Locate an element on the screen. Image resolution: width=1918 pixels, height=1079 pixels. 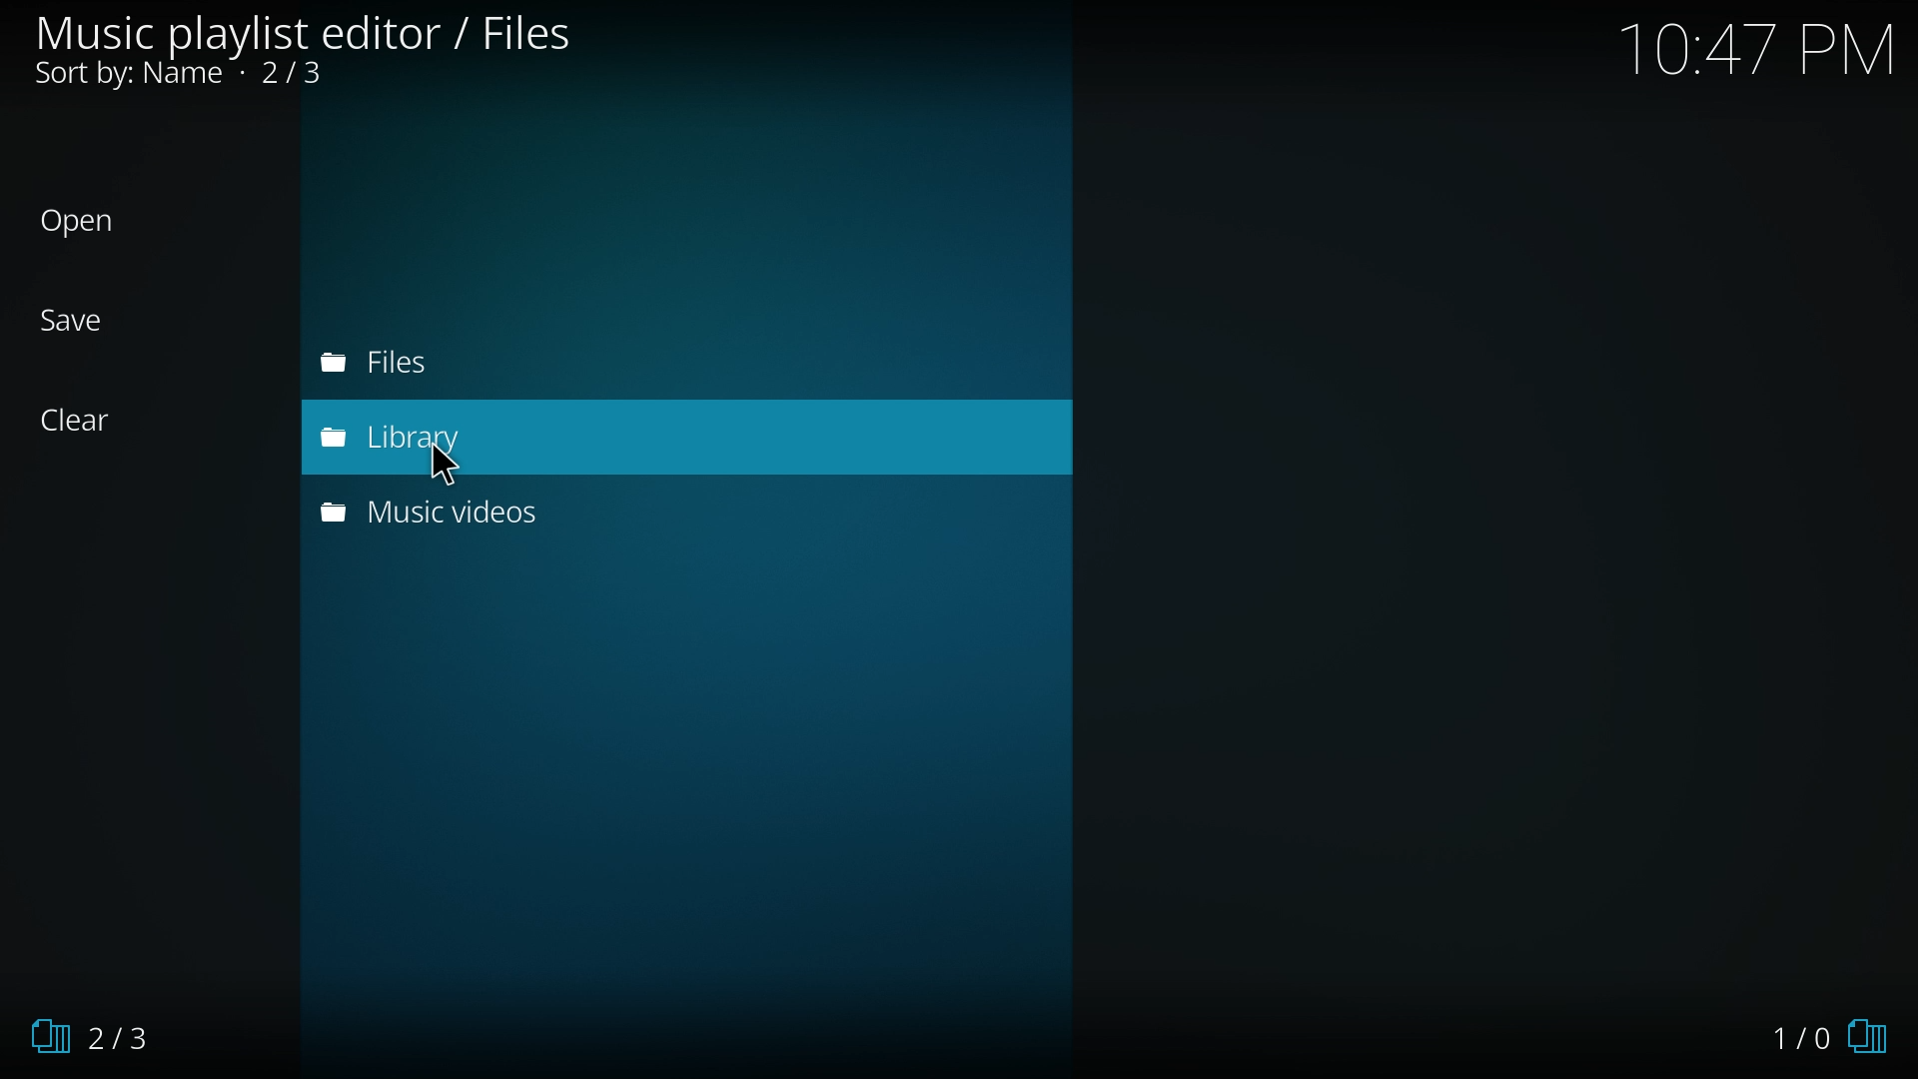
clear is located at coordinates (86, 421).